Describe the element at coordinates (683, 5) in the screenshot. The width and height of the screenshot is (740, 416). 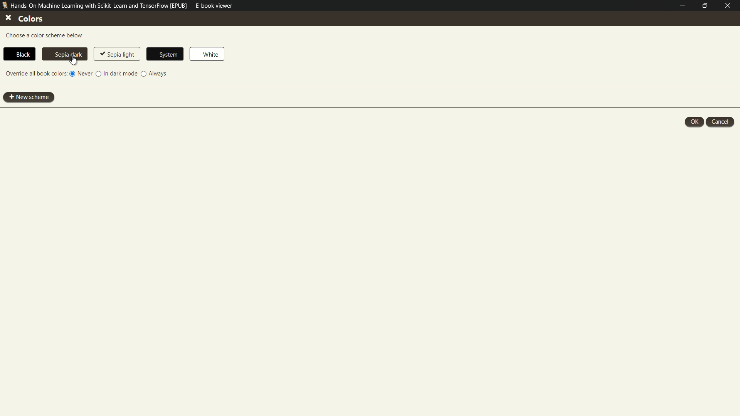
I see `minimize` at that location.